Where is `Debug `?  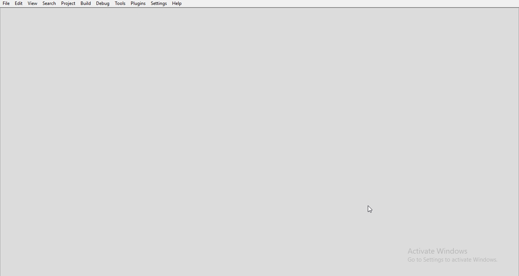 Debug  is located at coordinates (103, 3).